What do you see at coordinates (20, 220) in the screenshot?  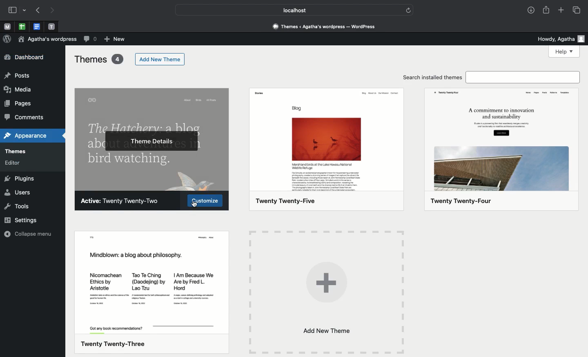 I see `Settings` at bounding box center [20, 220].